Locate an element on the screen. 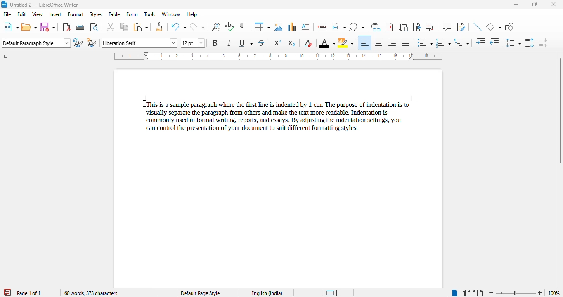 The image size is (563, 297). maximize is located at coordinates (535, 4).